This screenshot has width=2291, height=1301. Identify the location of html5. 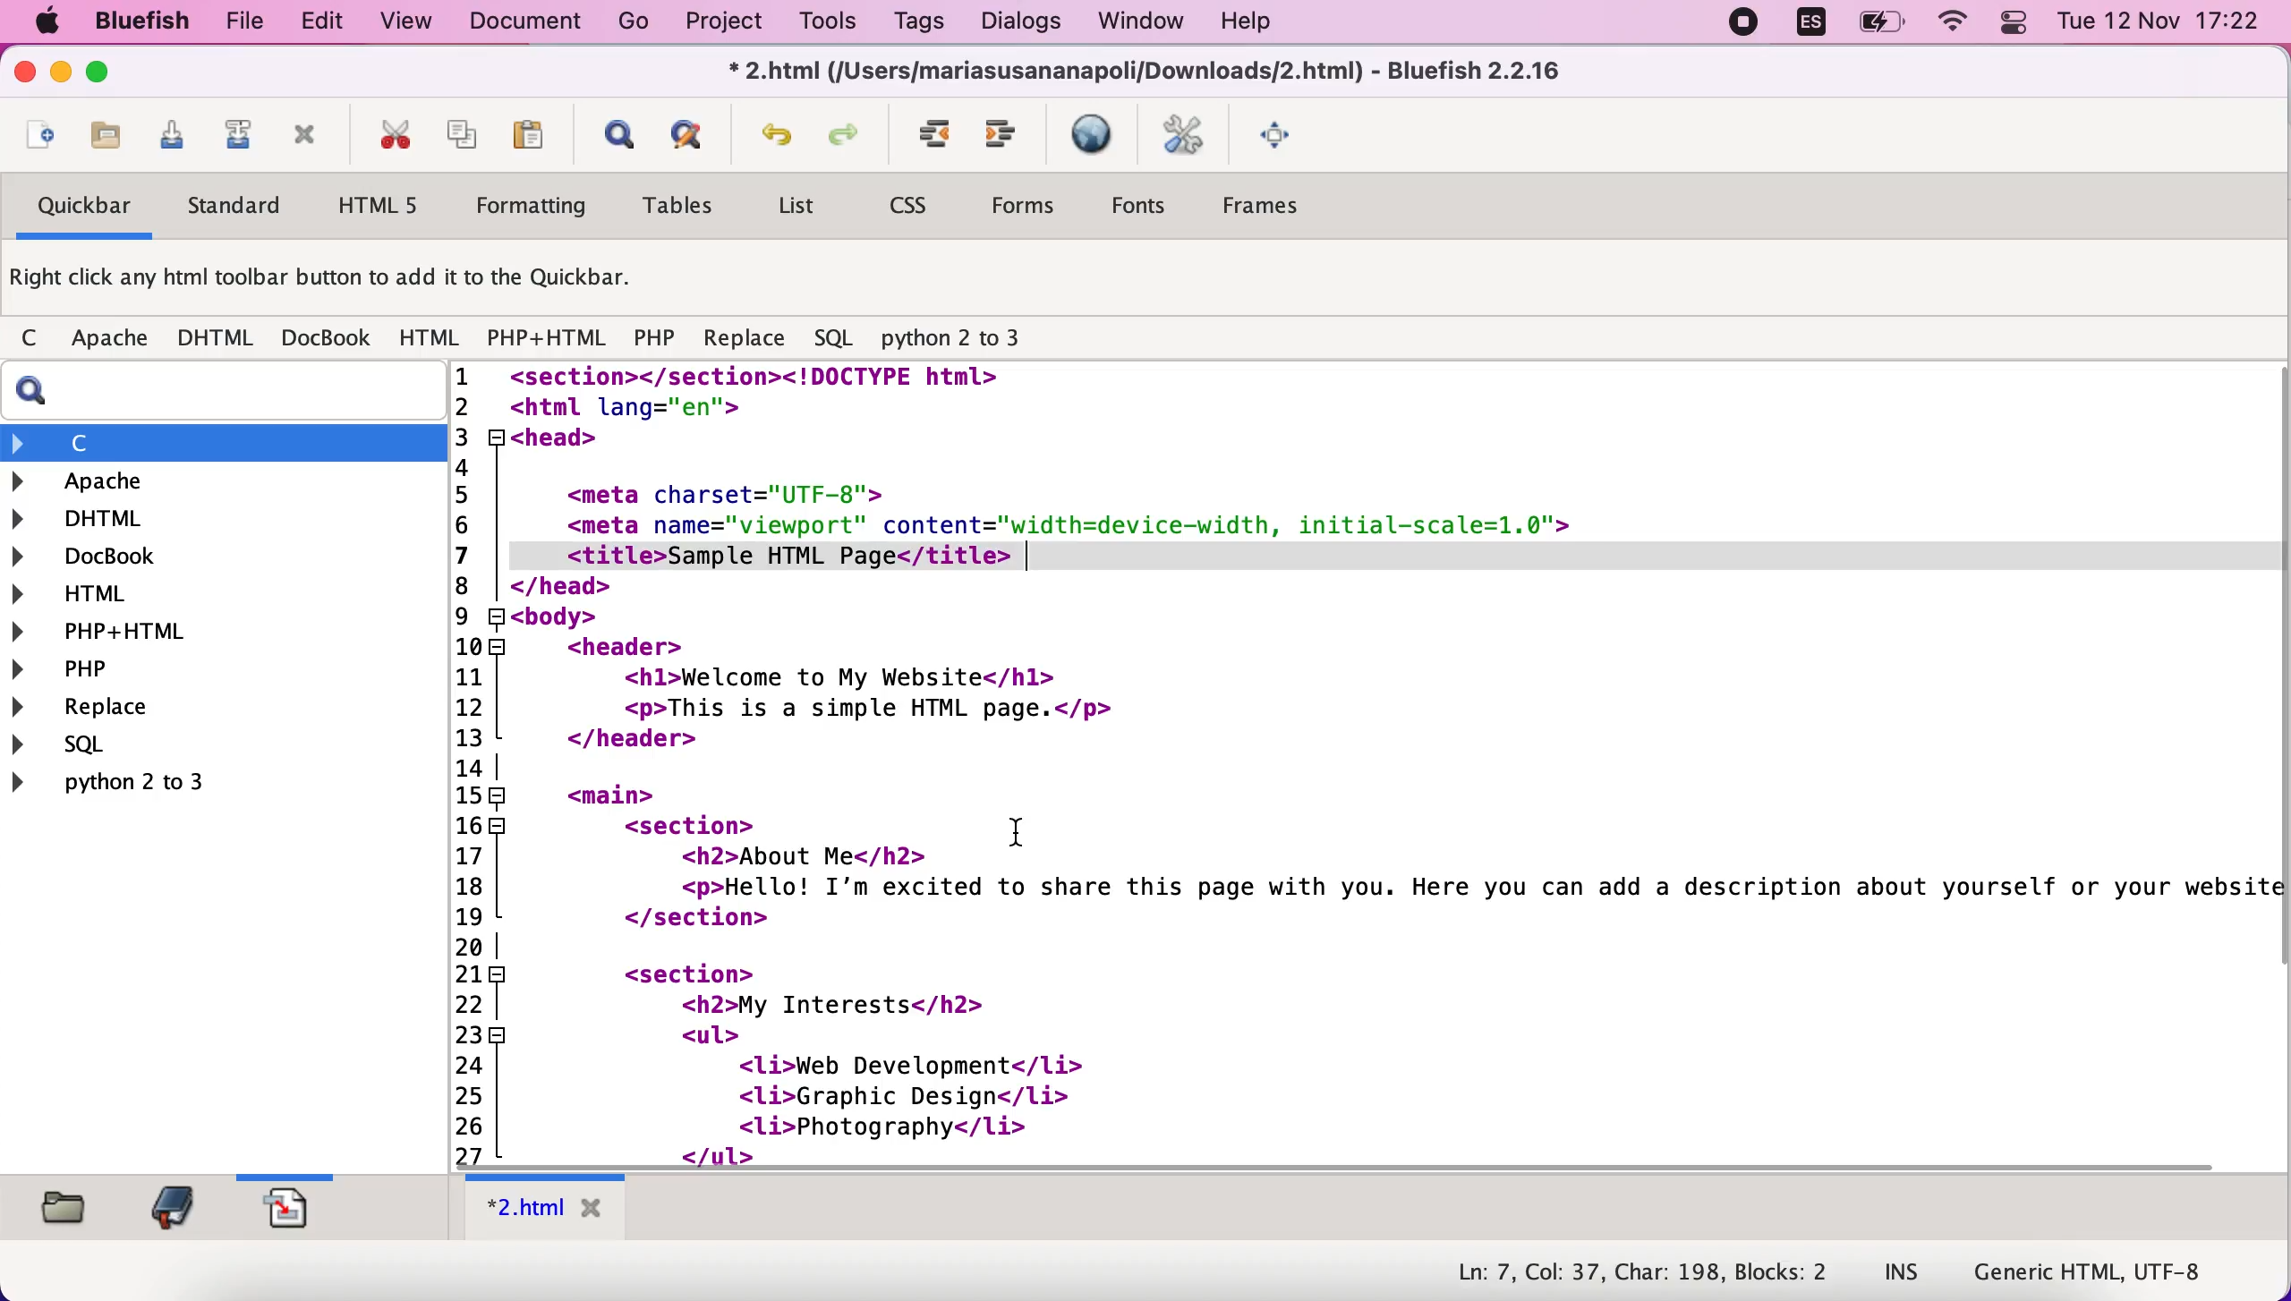
(391, 206).